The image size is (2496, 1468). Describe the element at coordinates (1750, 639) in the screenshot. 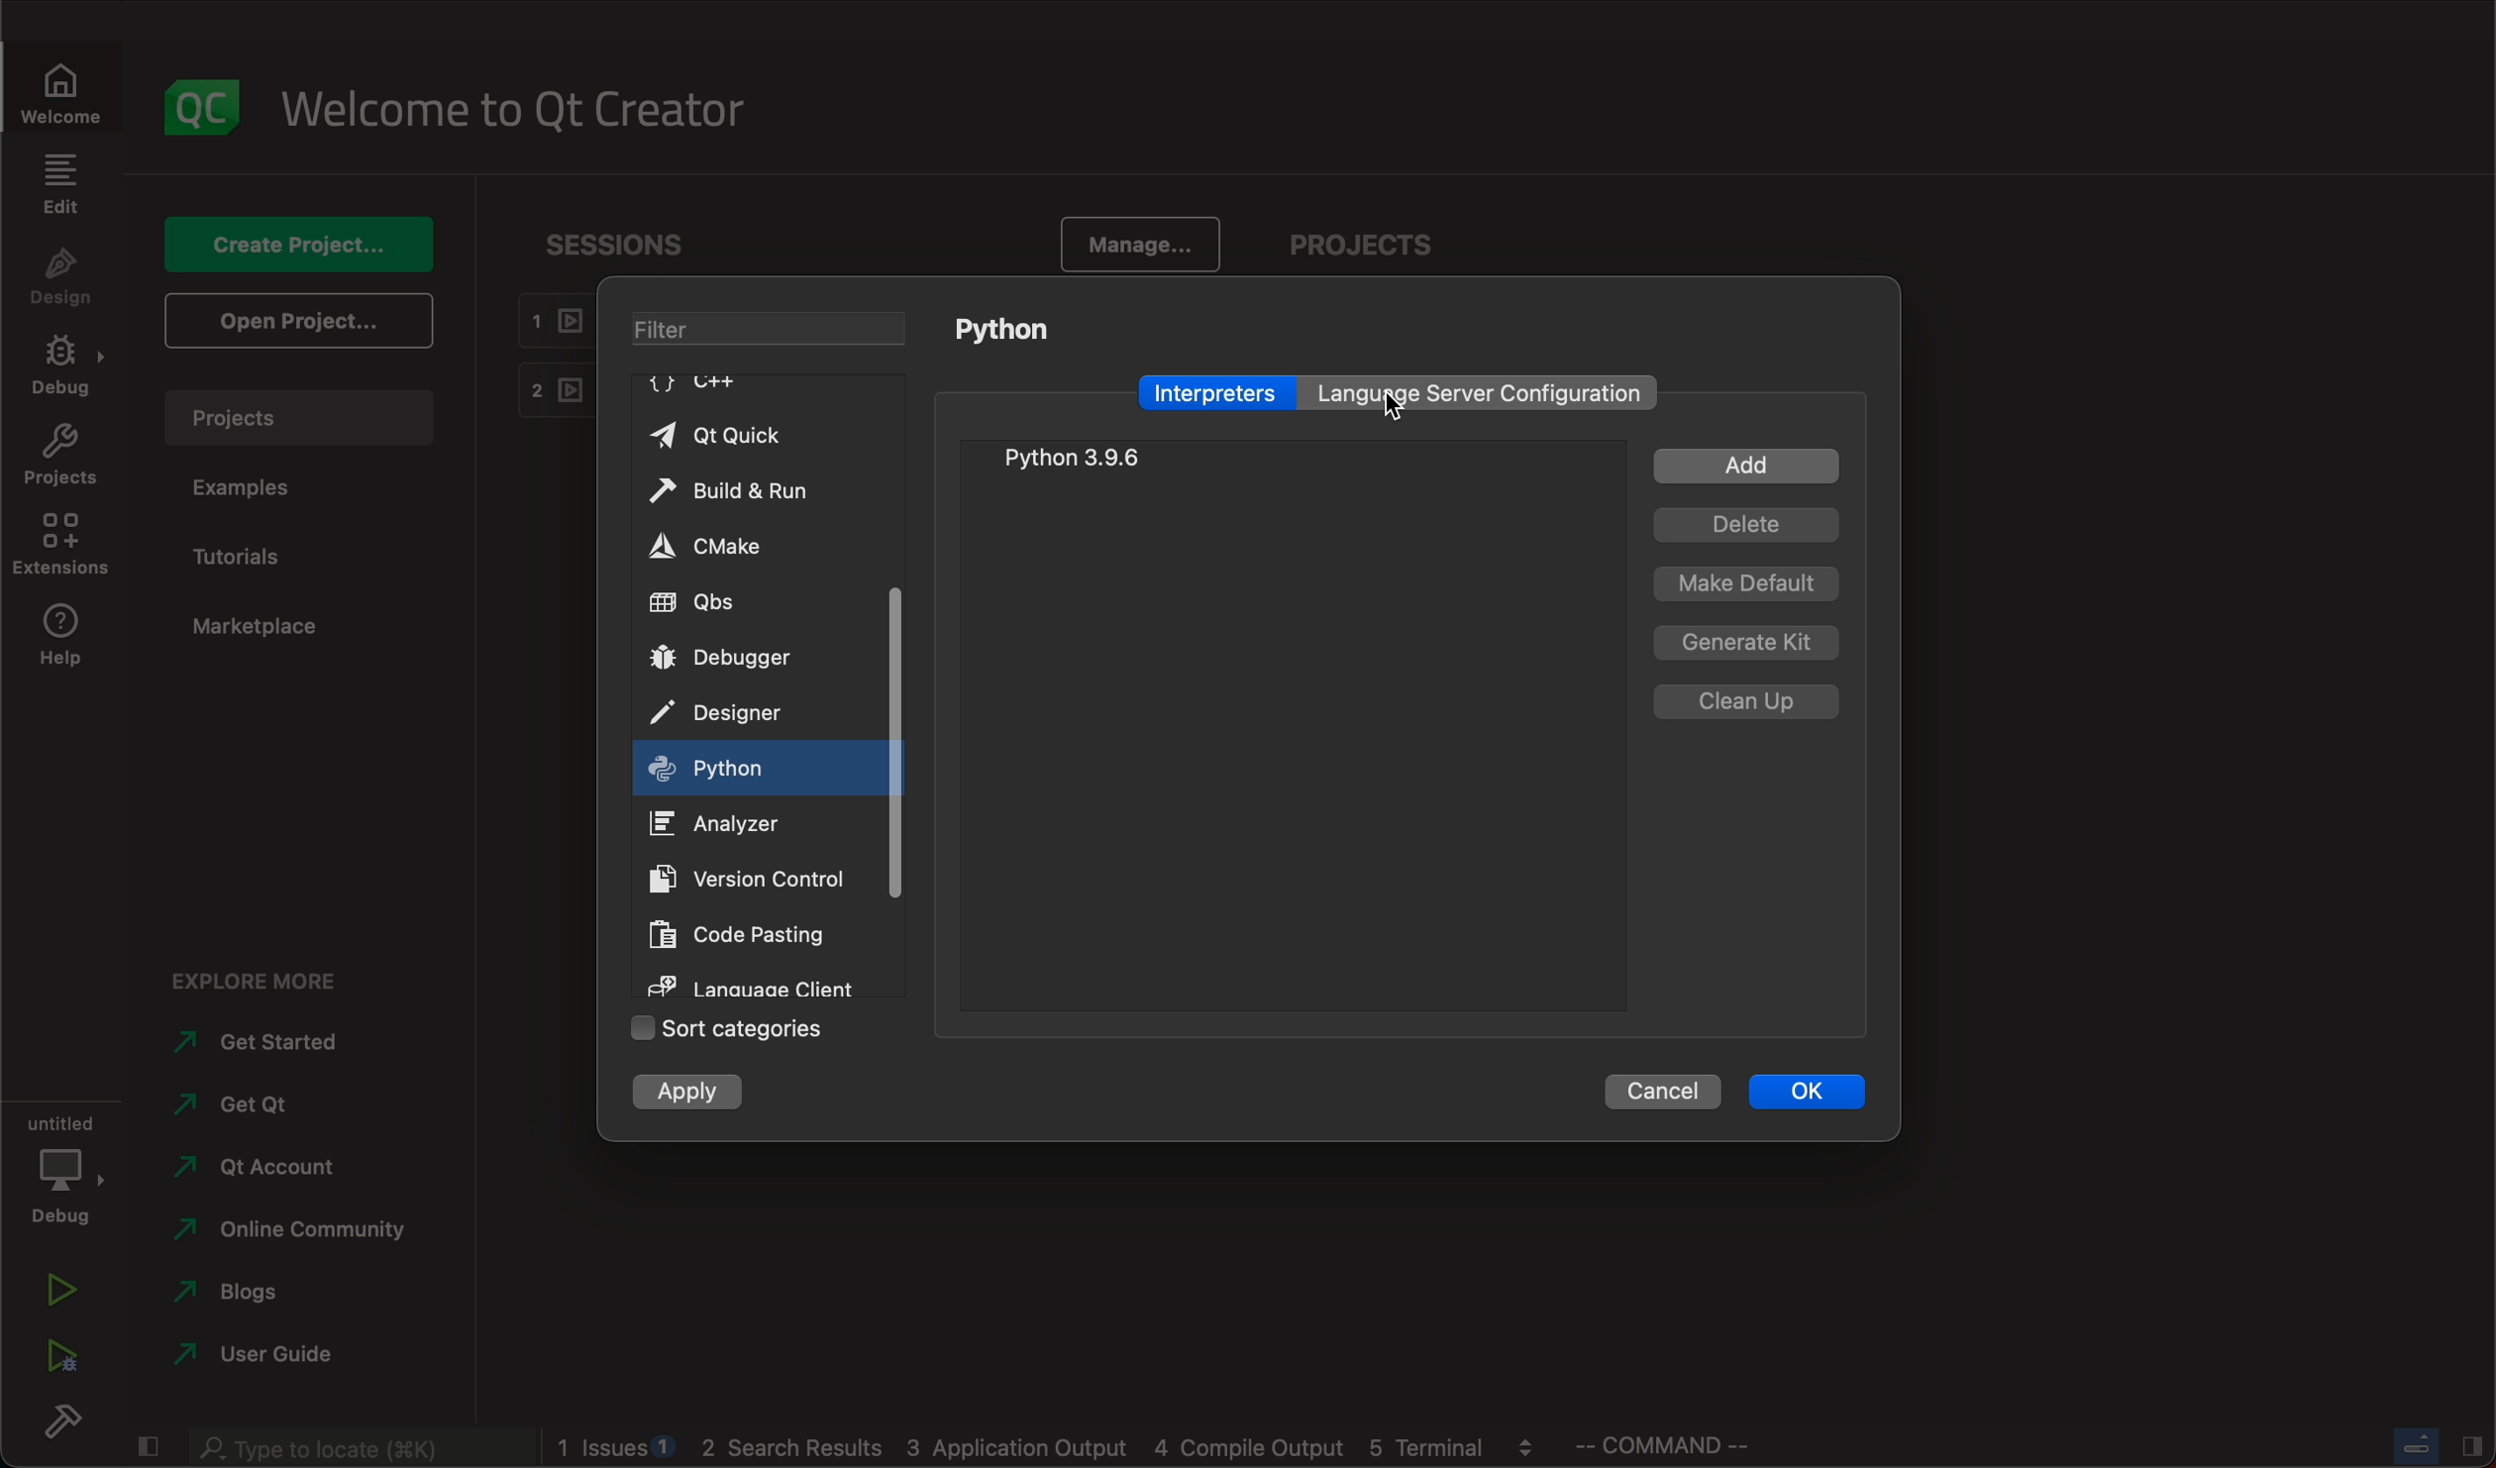

I see `kit` at that location.